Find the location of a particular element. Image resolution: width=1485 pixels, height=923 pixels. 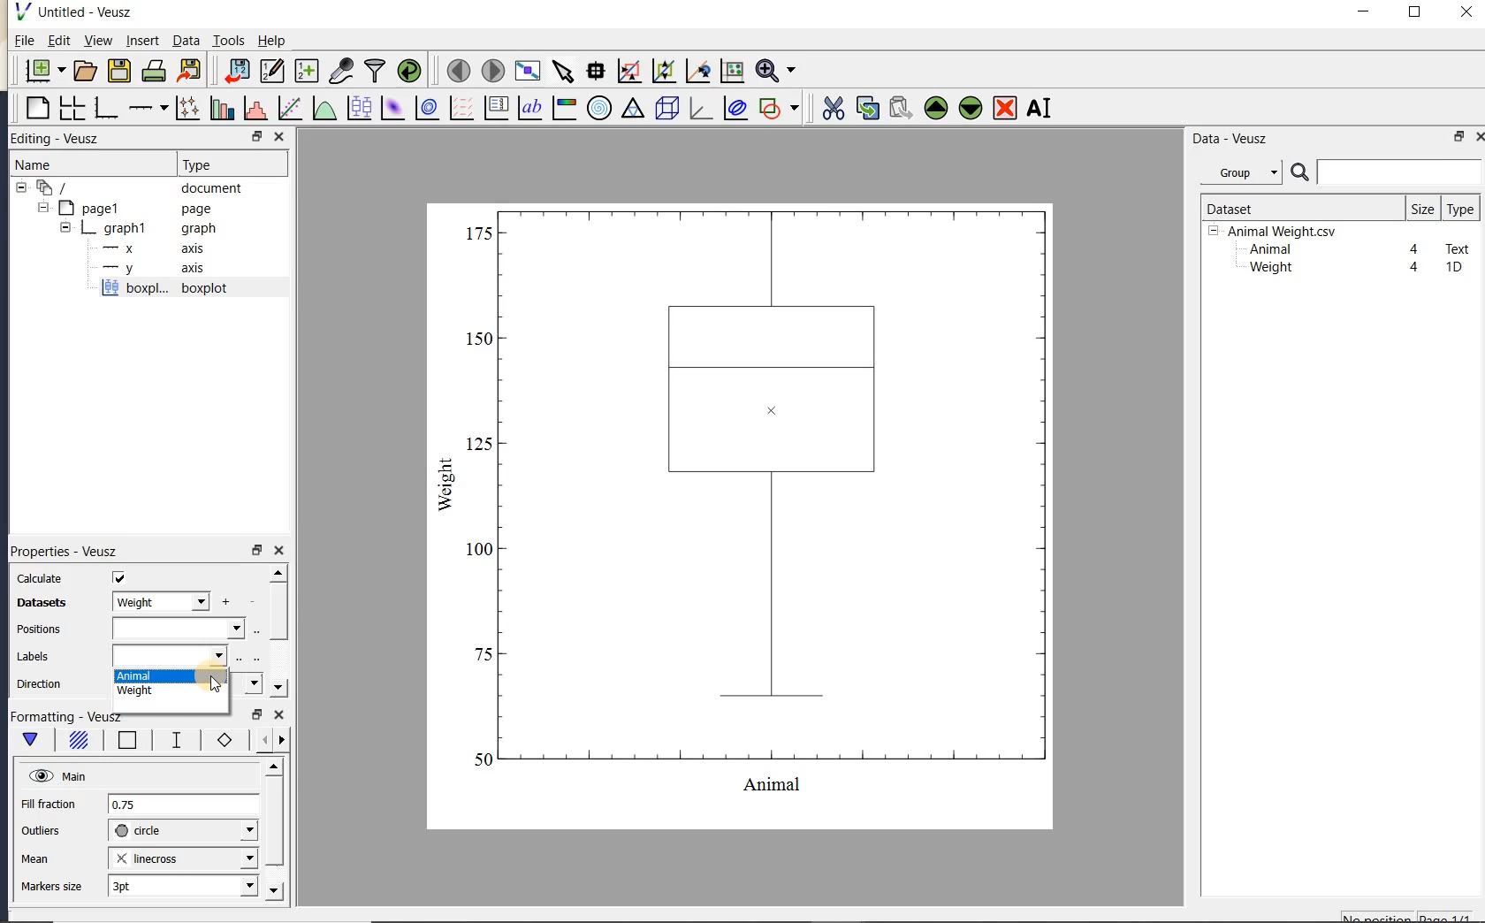

animal is located at coordinates (171, 677).